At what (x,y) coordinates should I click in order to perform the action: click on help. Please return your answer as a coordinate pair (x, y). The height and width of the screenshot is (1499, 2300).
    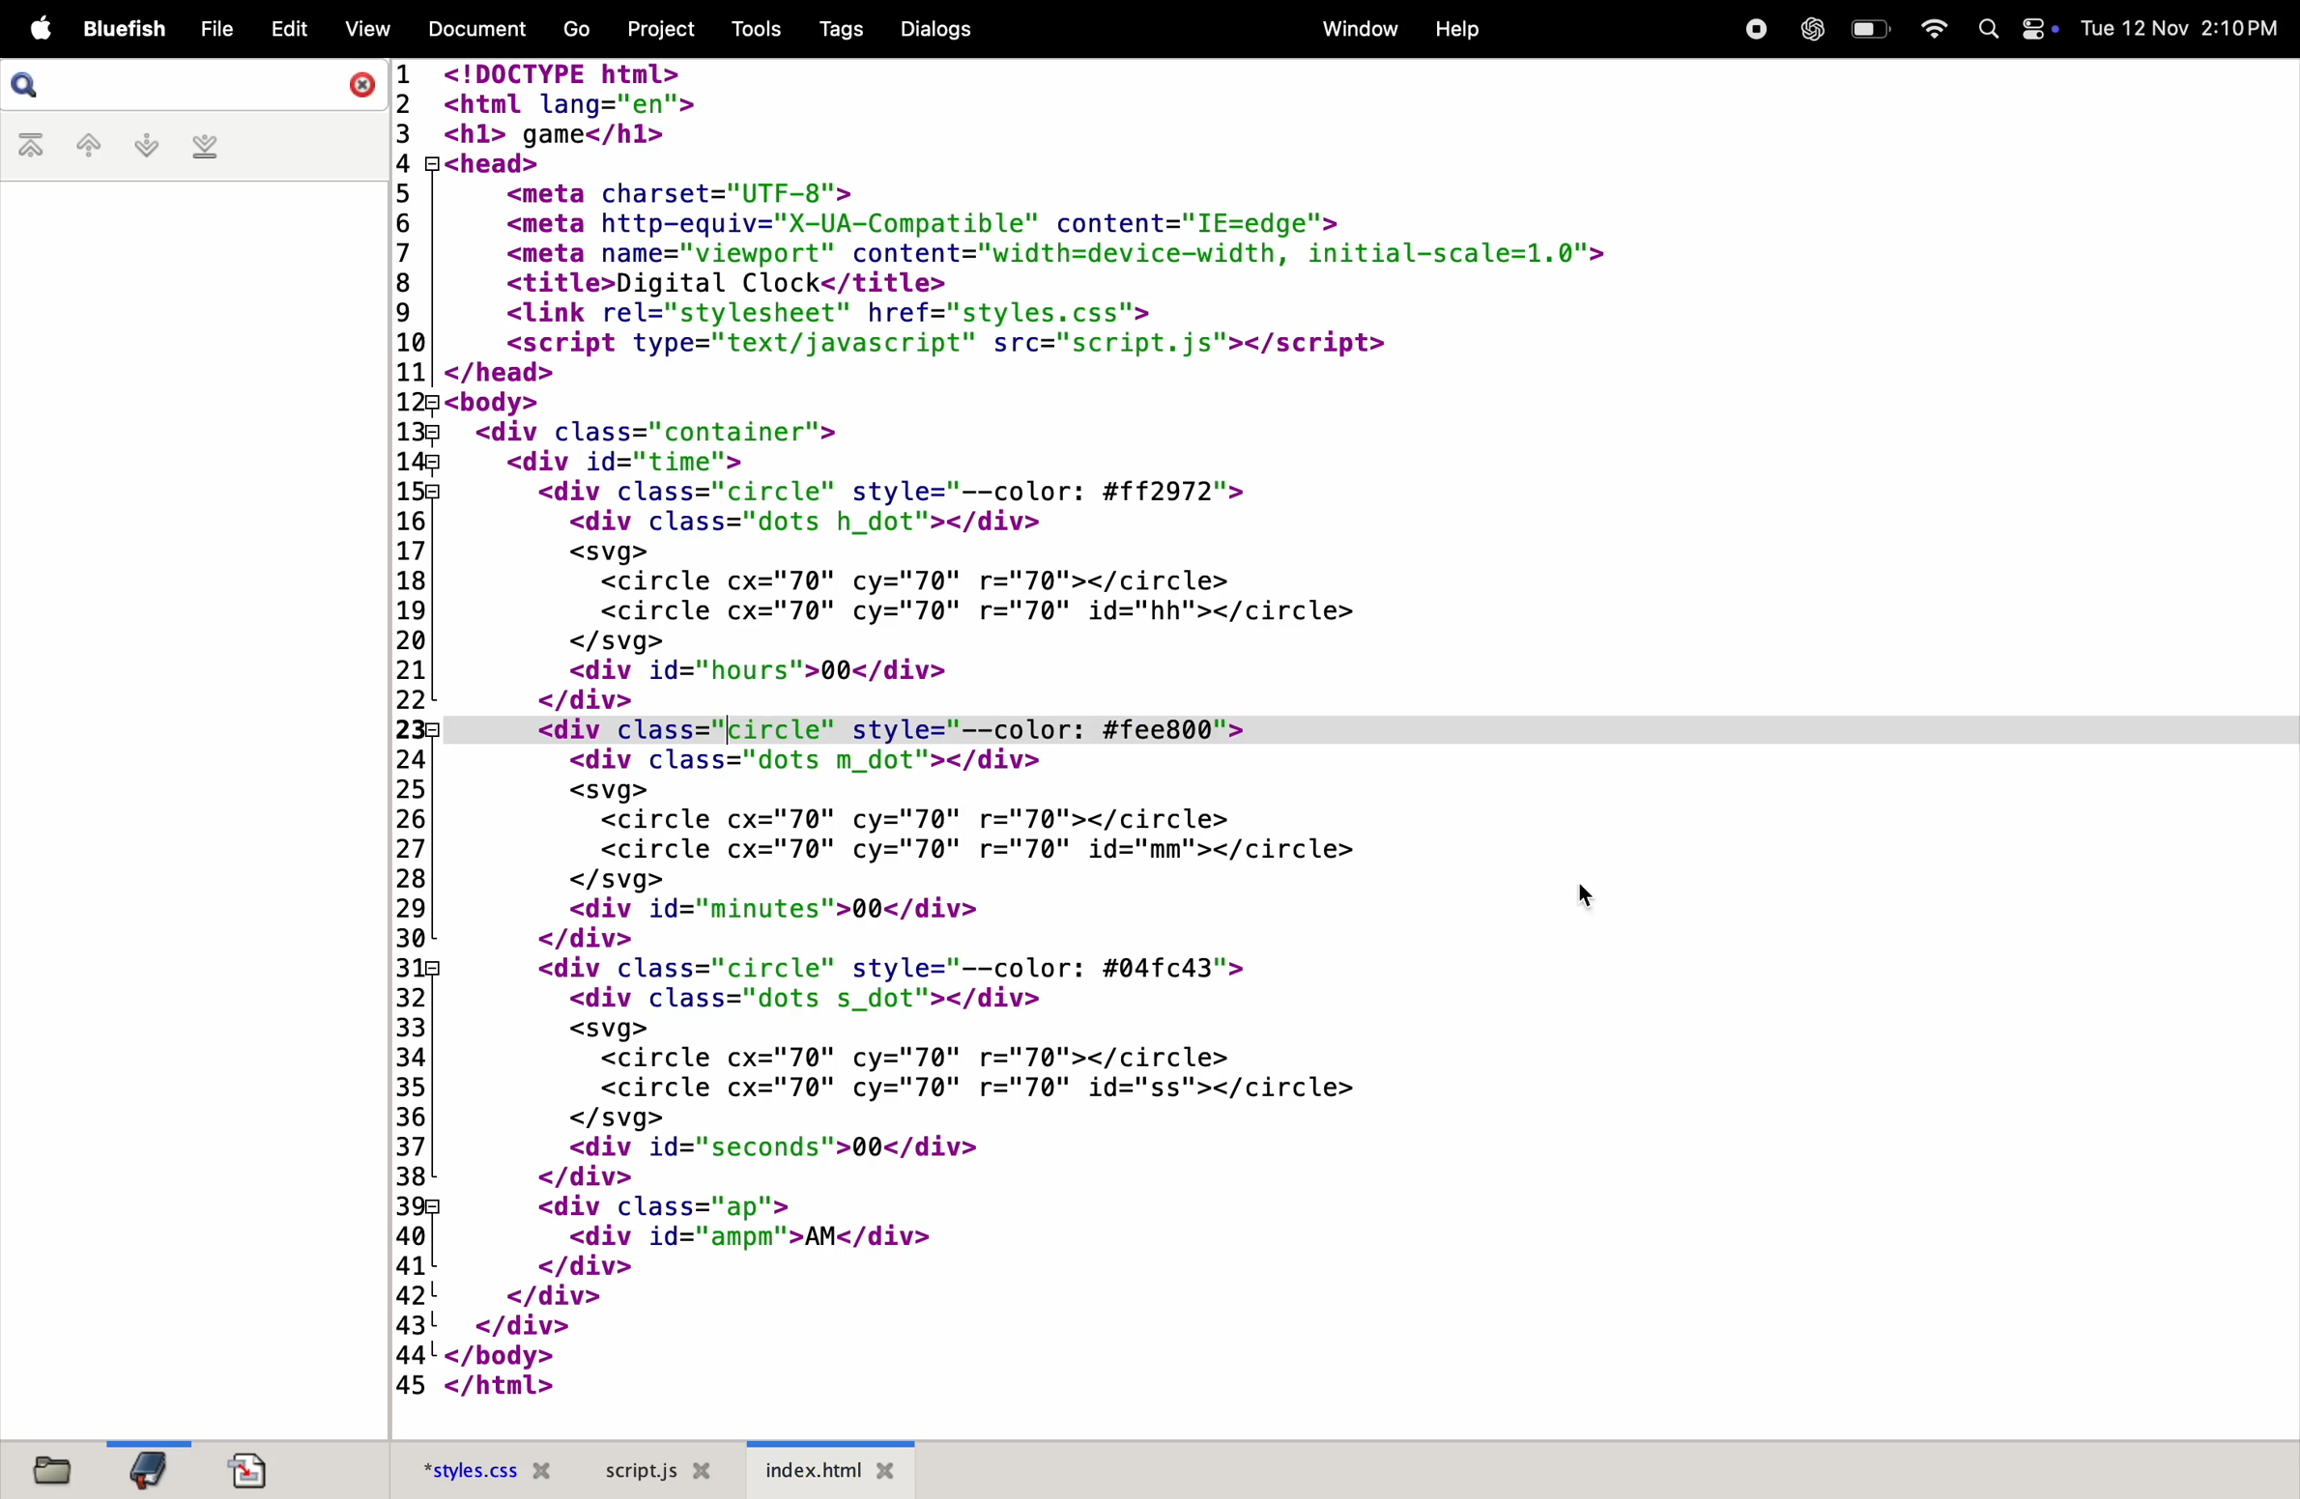
    Looking at the image, I should click on (1461, 32).